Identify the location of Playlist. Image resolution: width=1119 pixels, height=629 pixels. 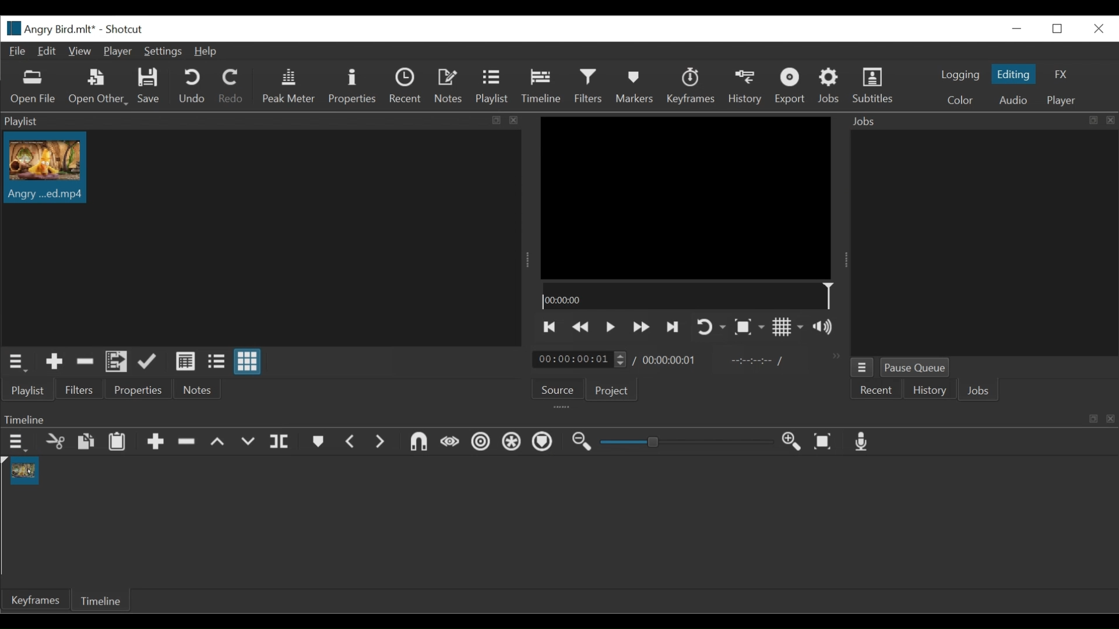
(34, 389).